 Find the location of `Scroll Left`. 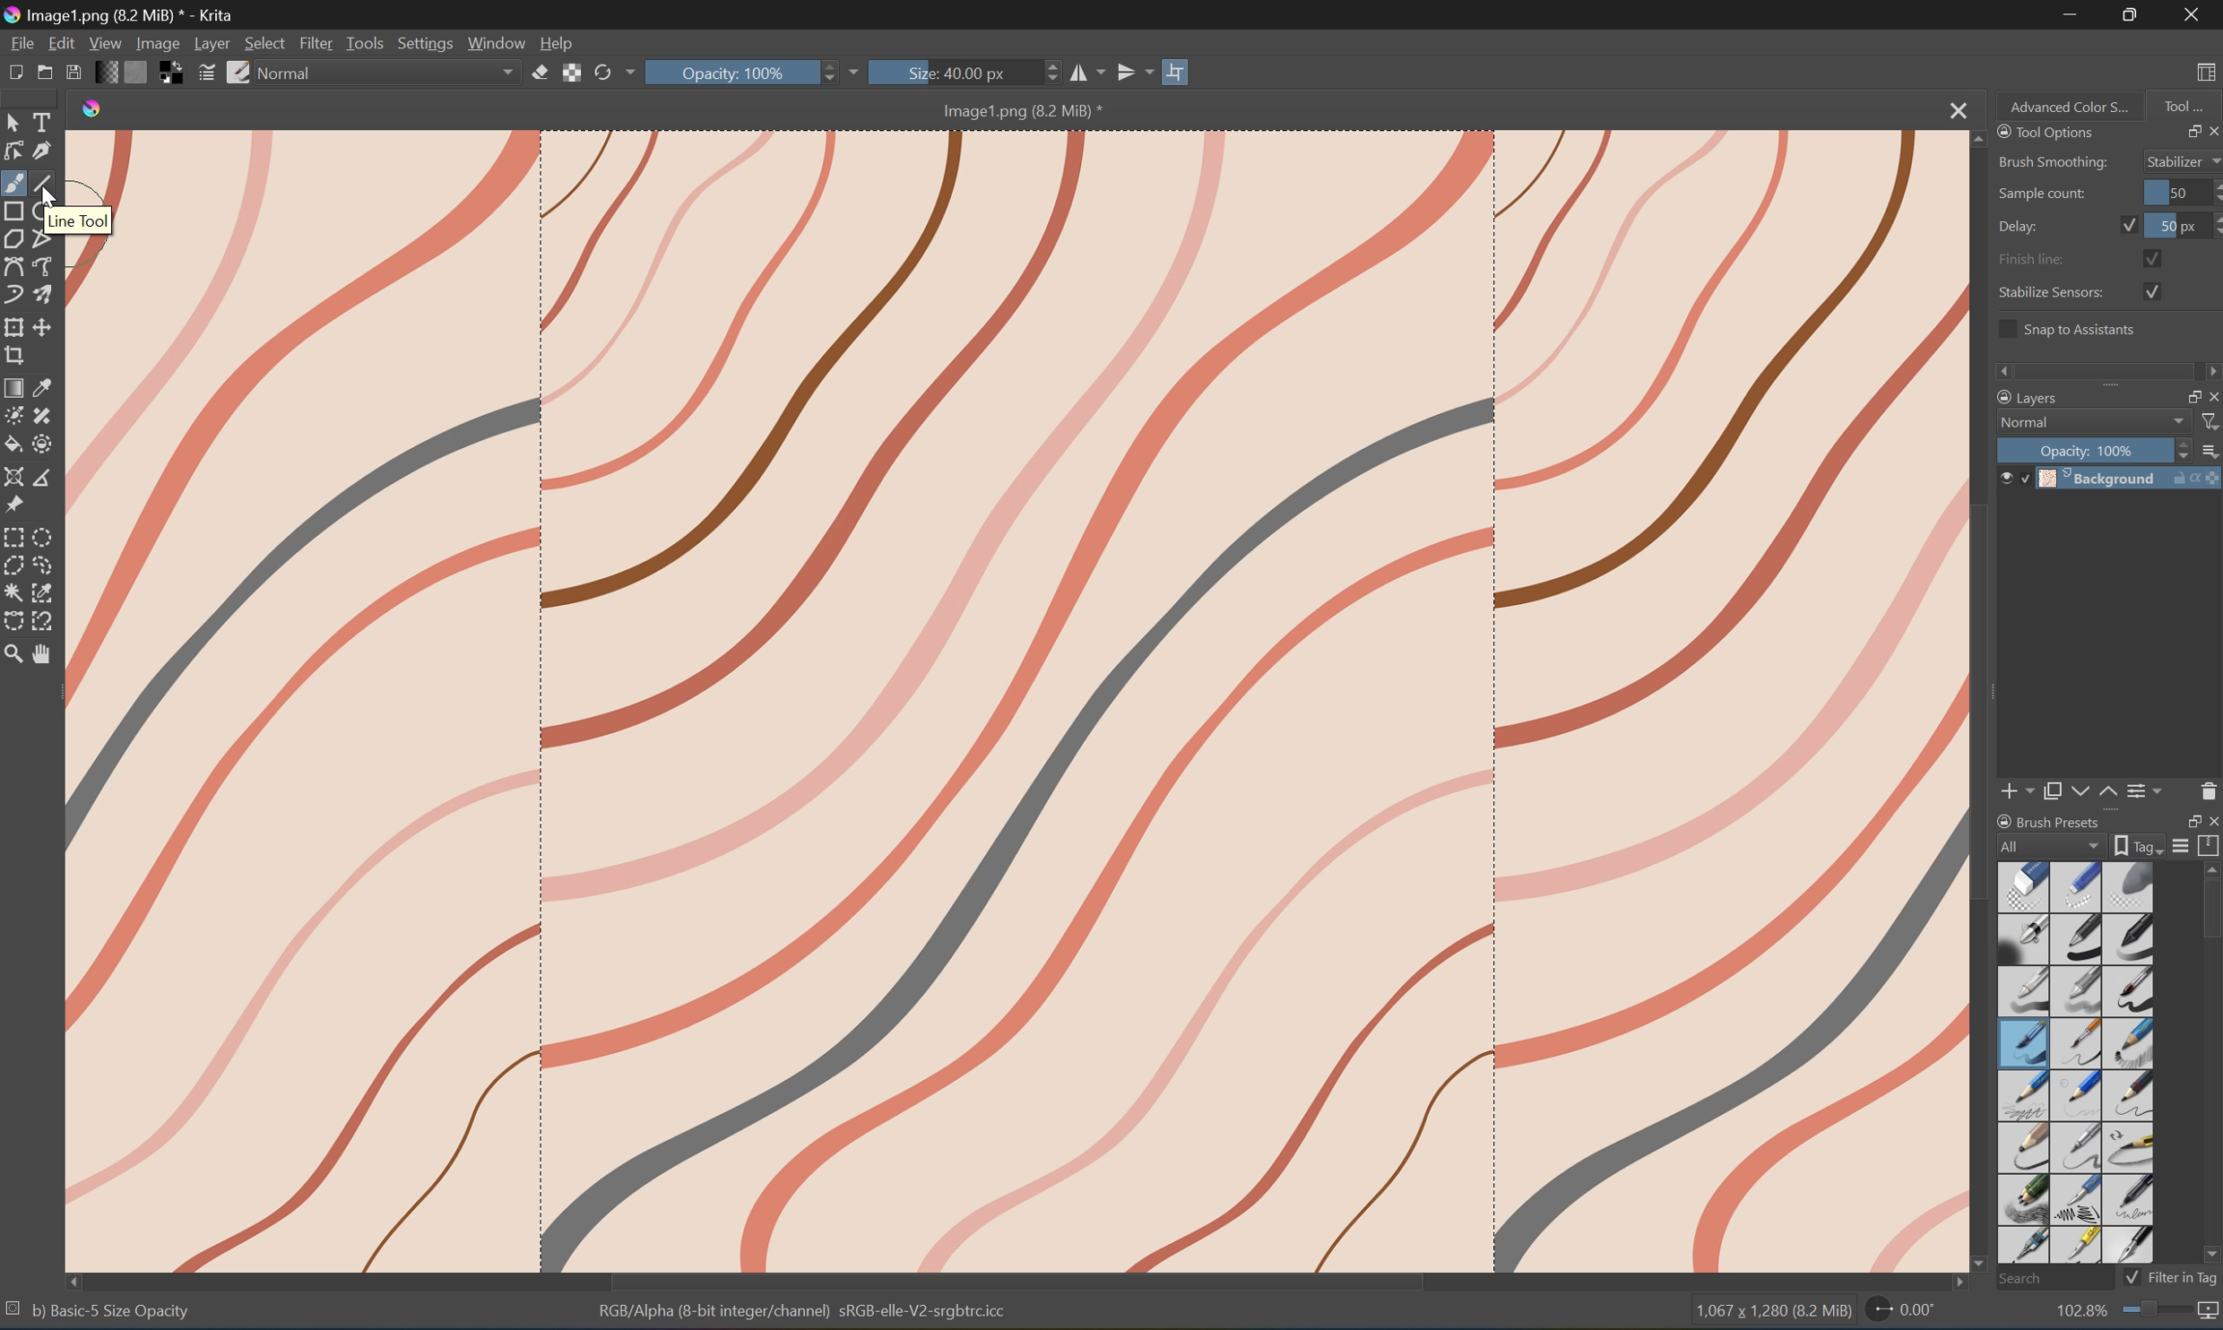

Scroll Left is located at coordinates (2005, 370).